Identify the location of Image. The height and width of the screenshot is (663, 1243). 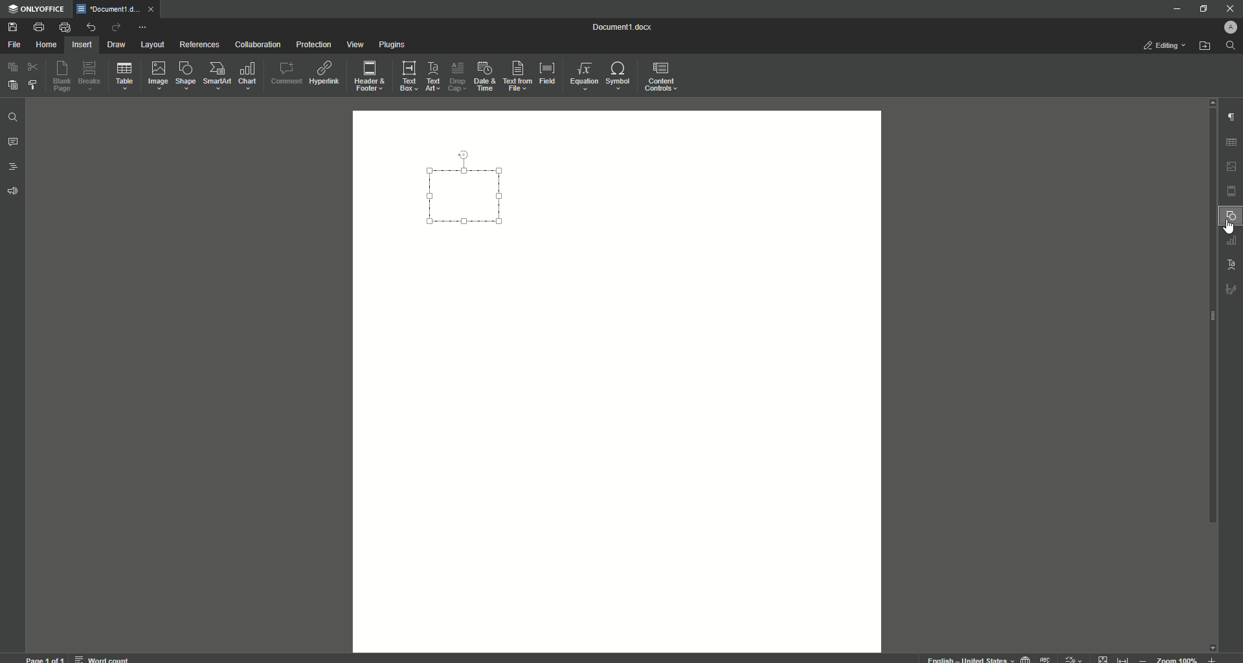
(157, 75).